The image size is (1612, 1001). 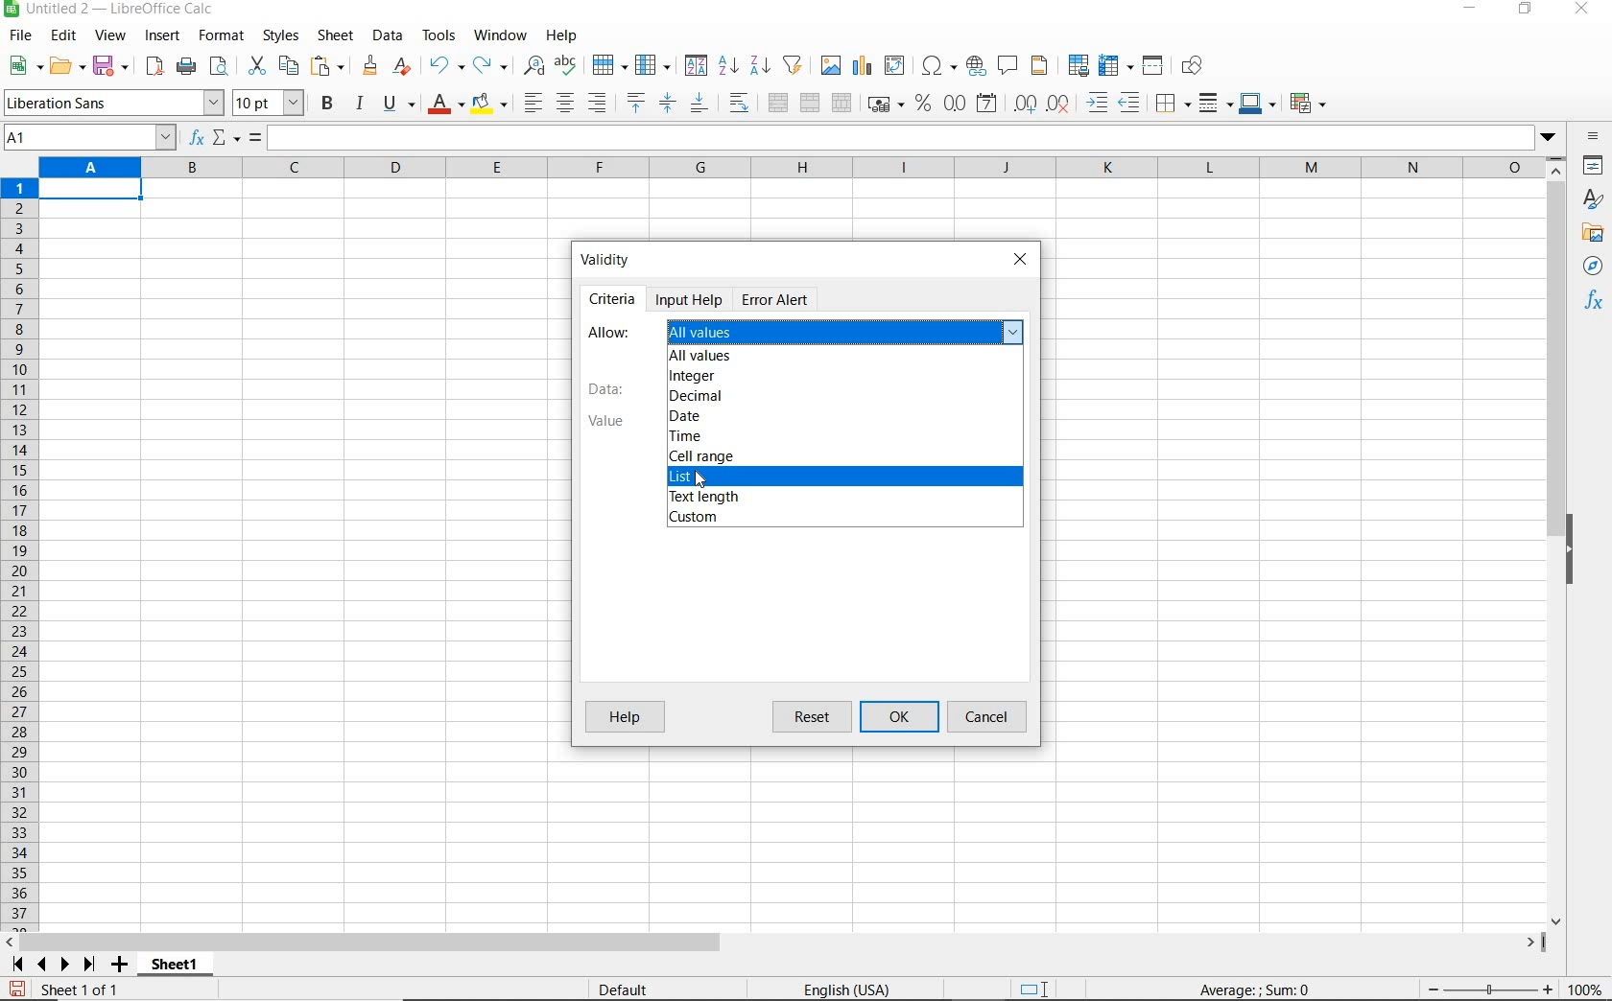 I want to click on clone formatting, so click(x=371, y=66).